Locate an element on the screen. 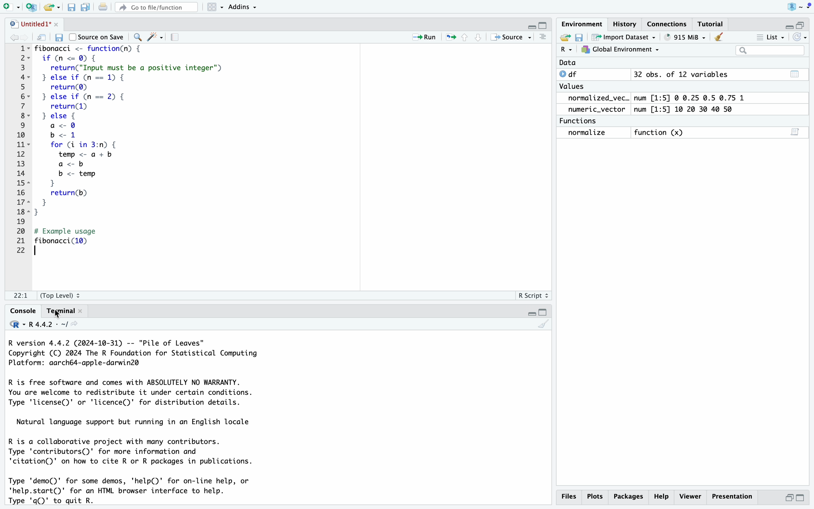 The width and height of the screenshot is (814, 509). files is located at coordinates (569, 496).